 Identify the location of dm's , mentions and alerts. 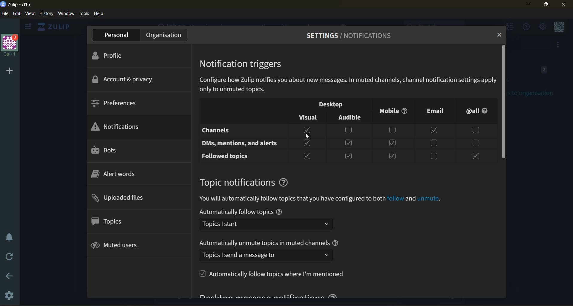
(241, 144).